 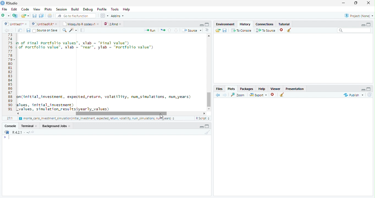 I want to click on Tutorial, so click(x=283, y=23).